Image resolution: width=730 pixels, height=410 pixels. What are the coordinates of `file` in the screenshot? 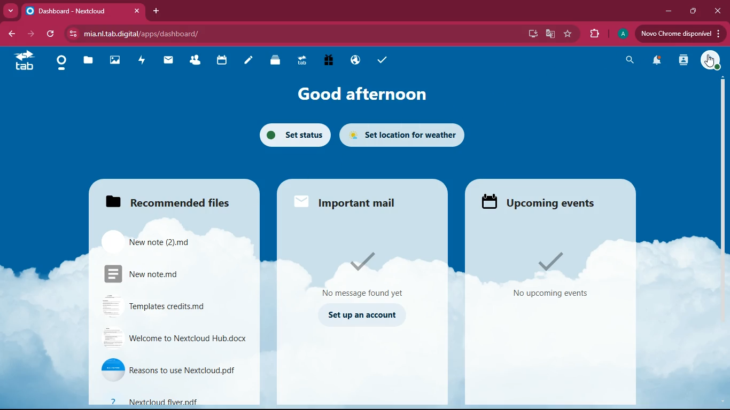 It's located at (165, 240).